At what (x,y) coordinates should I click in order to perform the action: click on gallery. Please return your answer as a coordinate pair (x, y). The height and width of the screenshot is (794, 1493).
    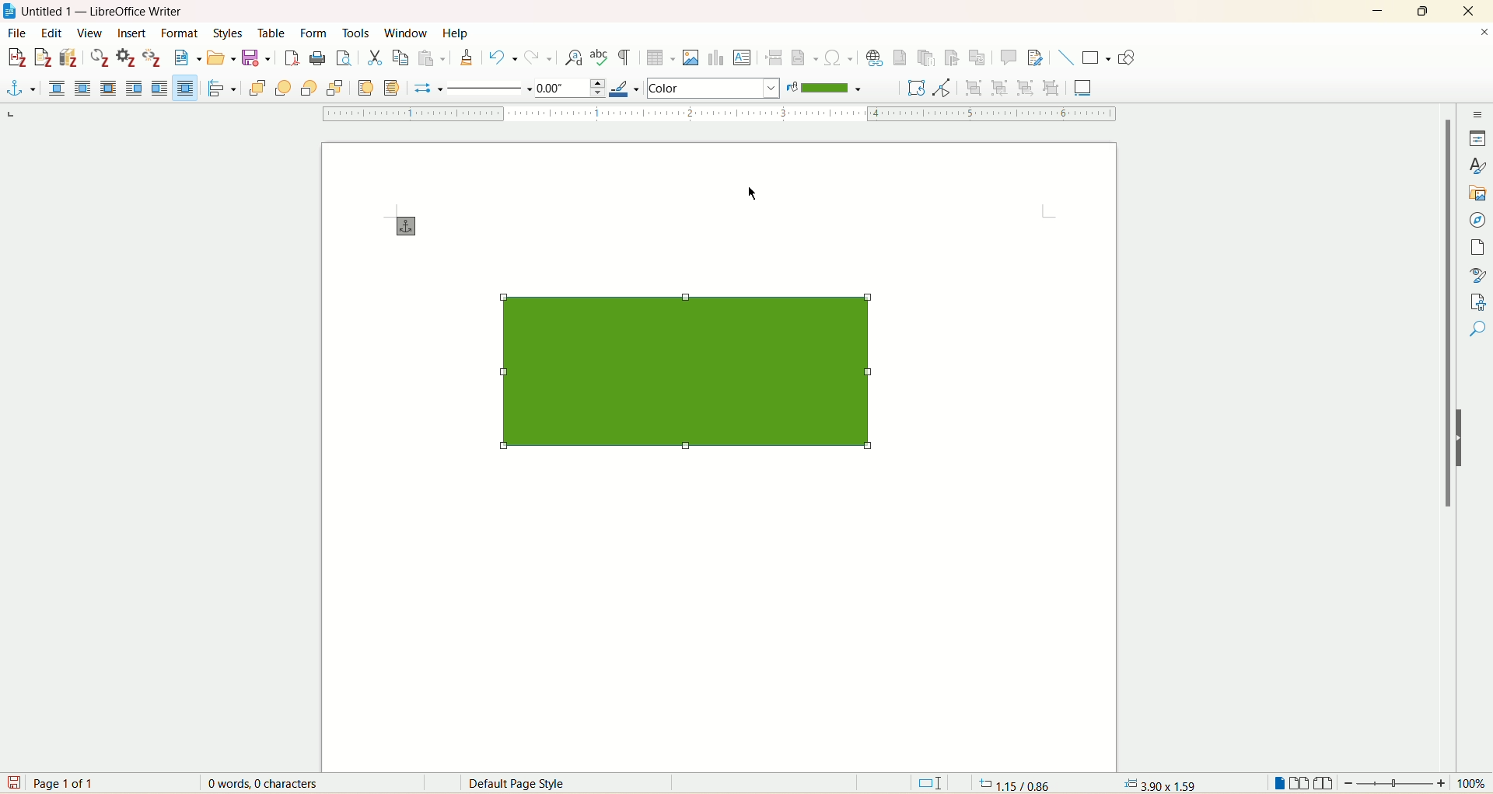
    Looking at the image, I should click on (1477, 194).